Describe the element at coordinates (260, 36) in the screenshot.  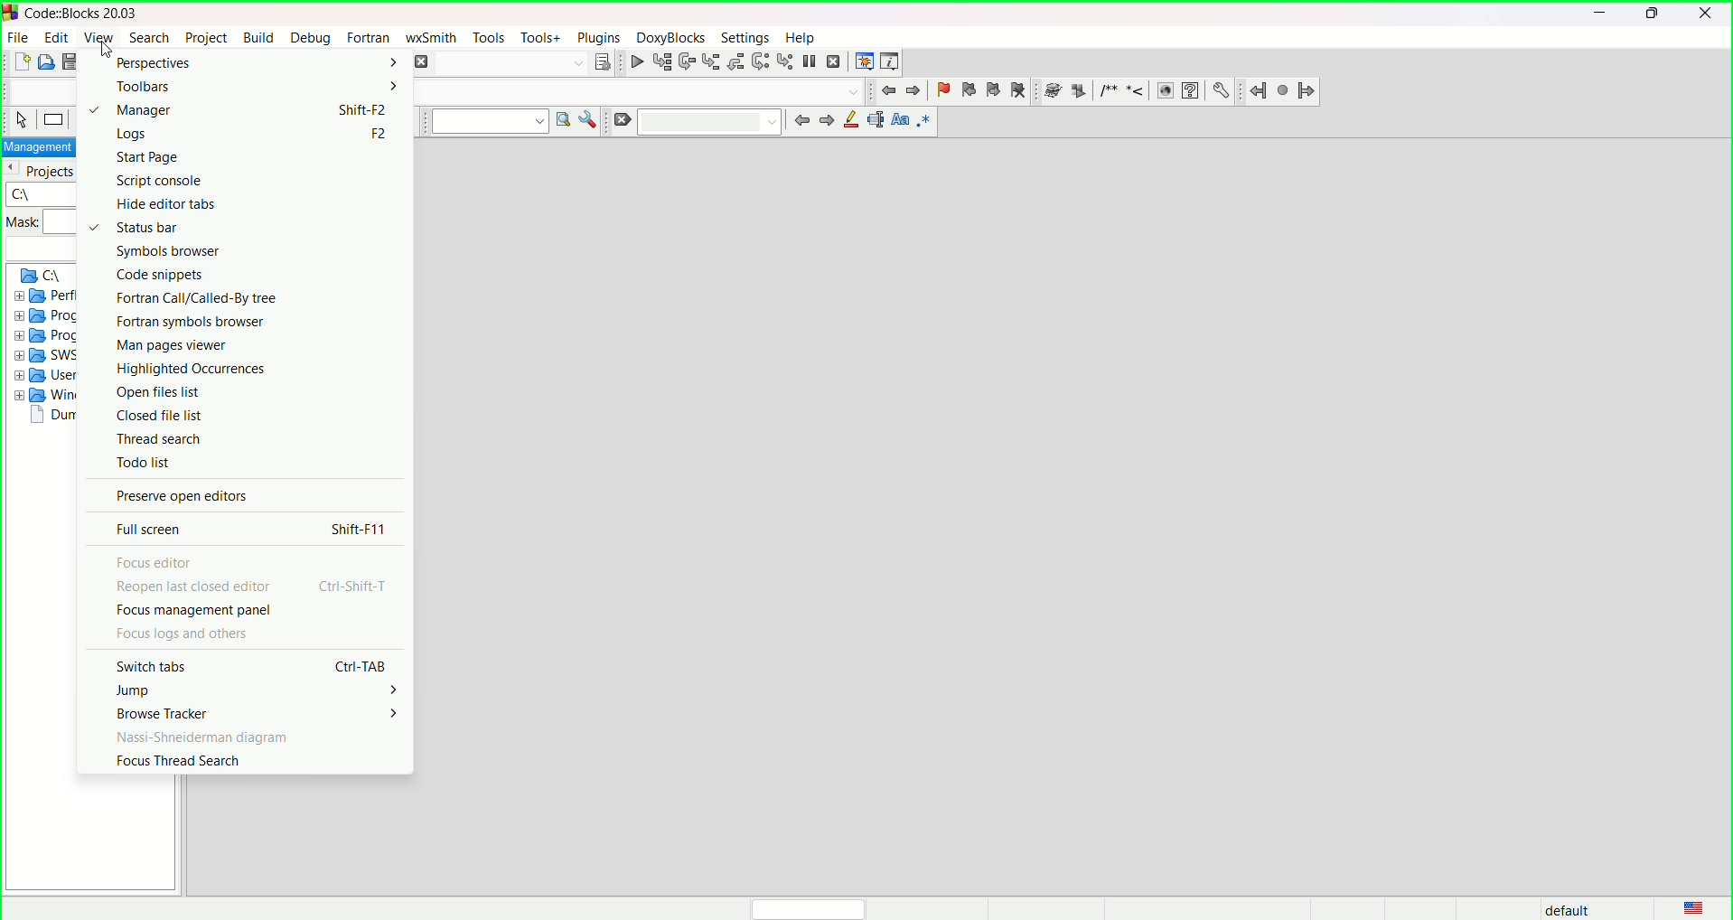
I see `build` at that location.